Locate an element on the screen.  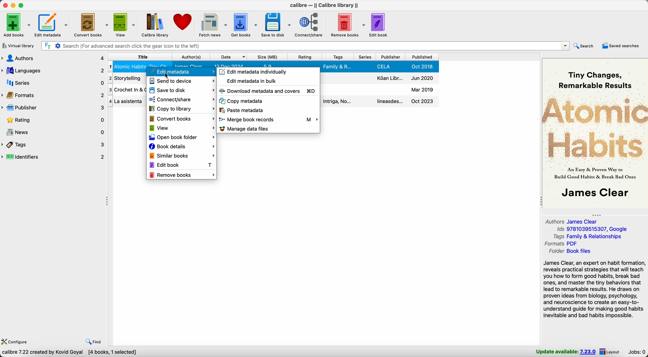
edit metadata in bulk is located at coordinates (250, 81).